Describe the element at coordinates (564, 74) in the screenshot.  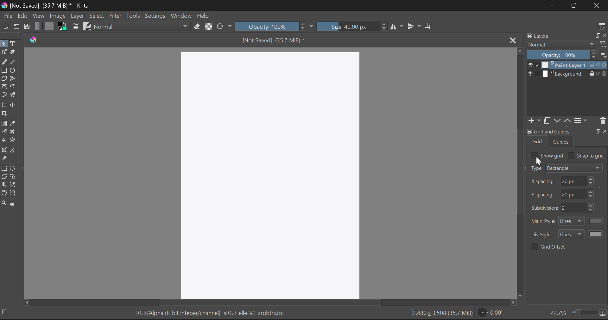
I see `layer 2` at that location.